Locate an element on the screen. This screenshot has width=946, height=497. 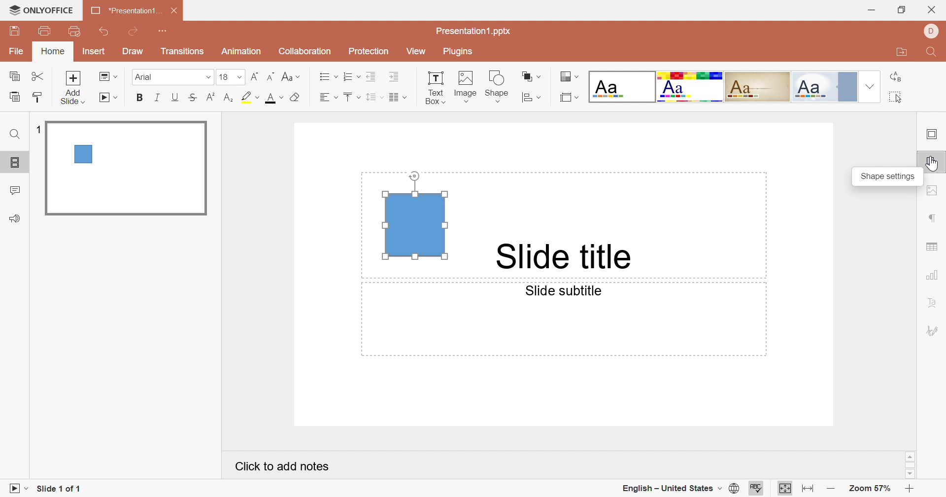
Align Left is located at coordinates (329, 98).